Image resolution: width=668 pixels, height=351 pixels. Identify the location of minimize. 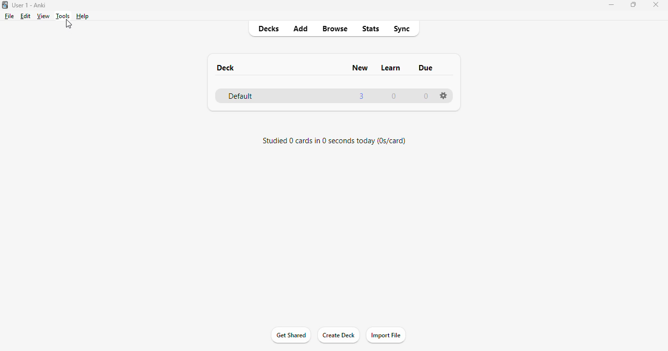
(612, 5).